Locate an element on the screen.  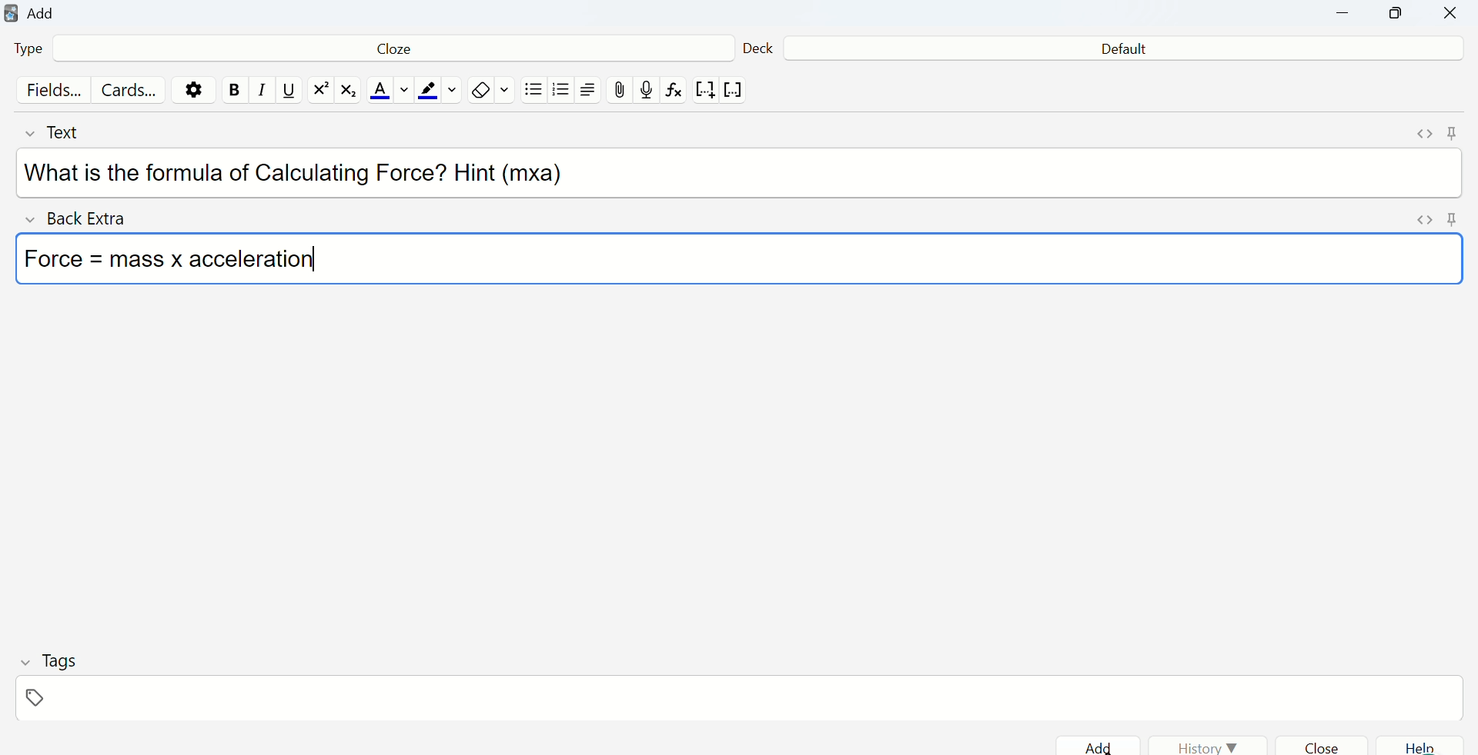
Numbered list is located at coordinates (563, 92).